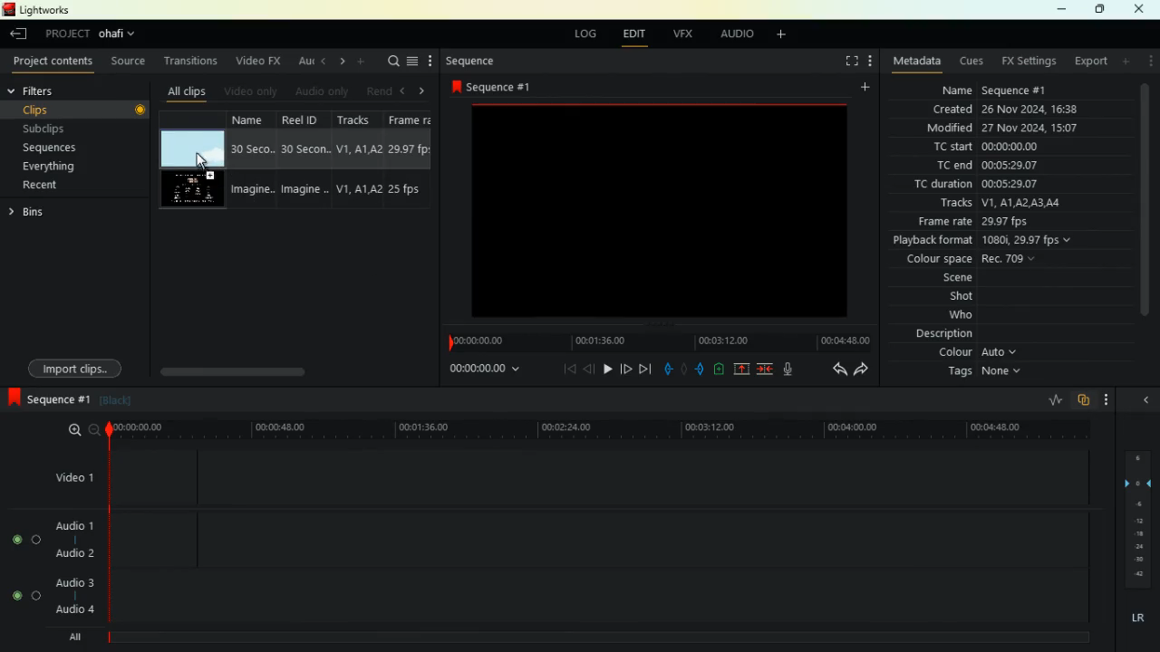 The width and height of the screenshot is (1160, 652). Describe the element at coordinates (46, 400) in the screenshot. I see `sequence` at that location.